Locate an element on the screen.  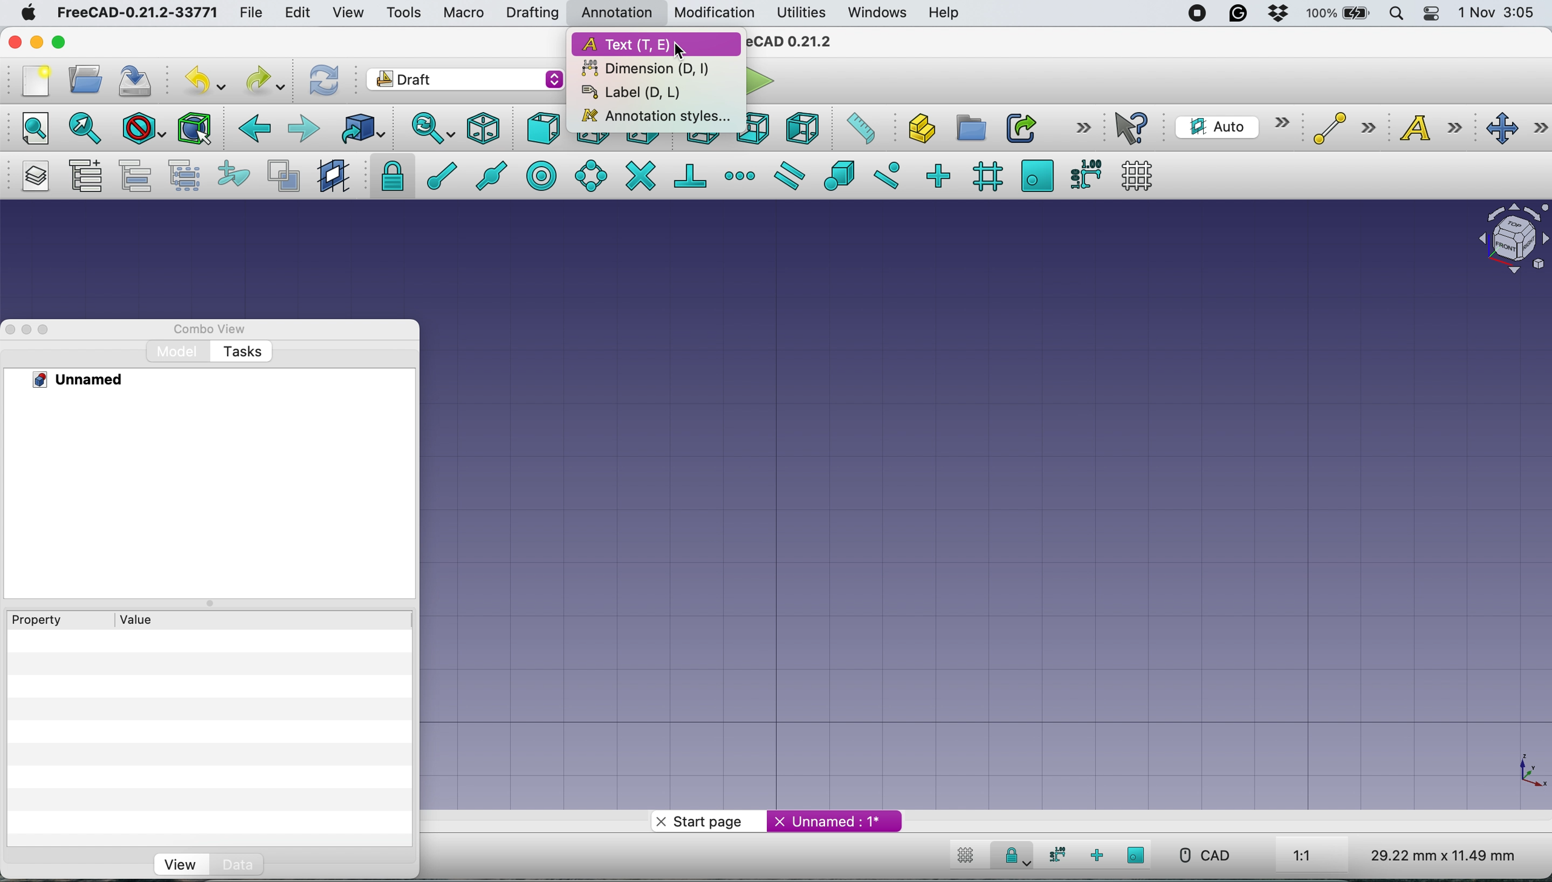
front is located at coordinates (540, 127).